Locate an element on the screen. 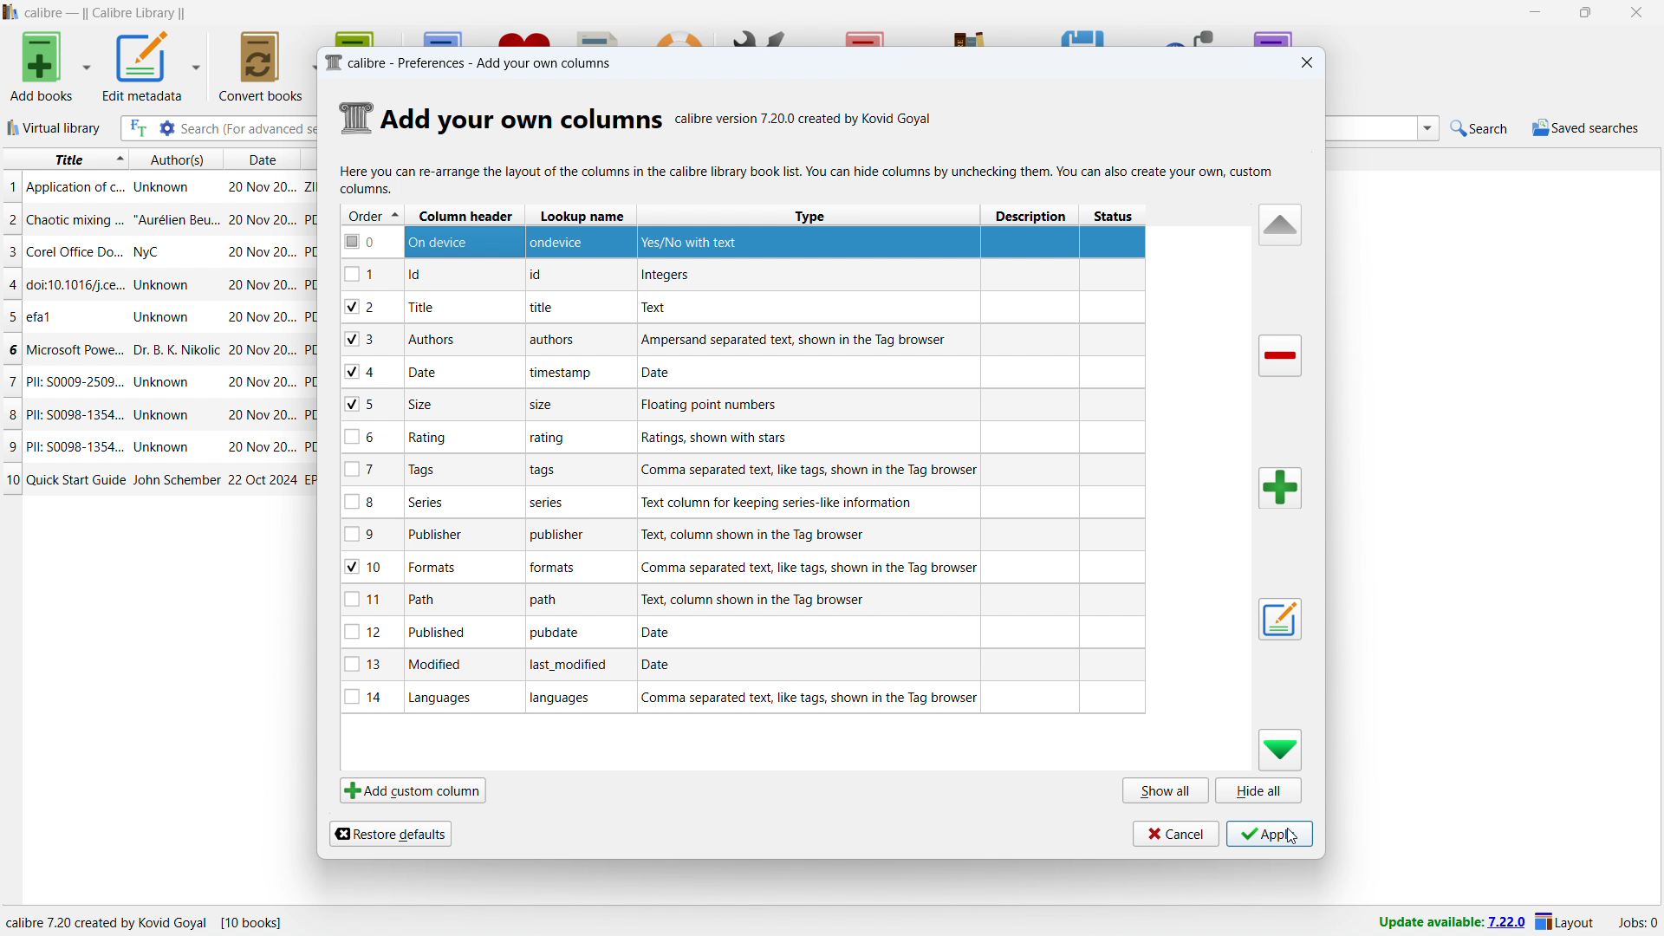 The height and width of the screenshot is (936, 1664). cancel is located at coordinates (1175, 833).